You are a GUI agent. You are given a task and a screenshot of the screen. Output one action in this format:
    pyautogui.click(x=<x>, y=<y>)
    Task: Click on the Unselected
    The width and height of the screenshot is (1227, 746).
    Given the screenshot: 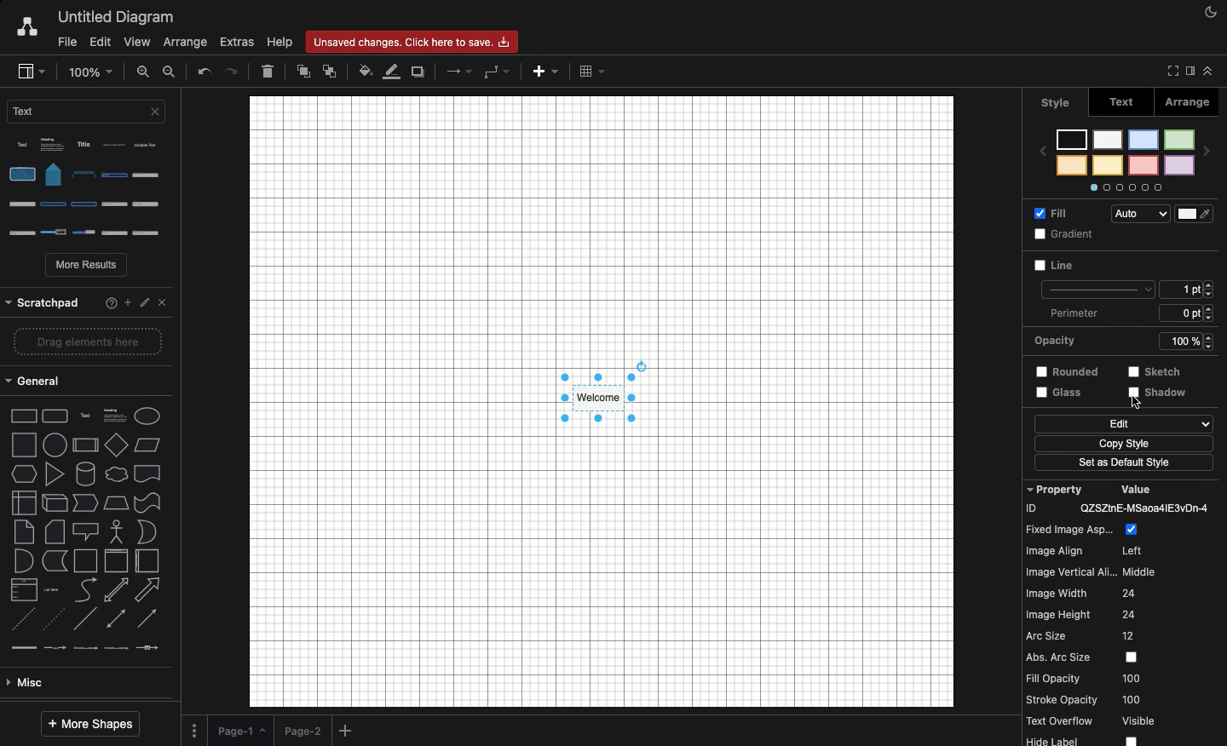 What is the action you would take?
    pyautogui.click(x=1055, y=269)
    